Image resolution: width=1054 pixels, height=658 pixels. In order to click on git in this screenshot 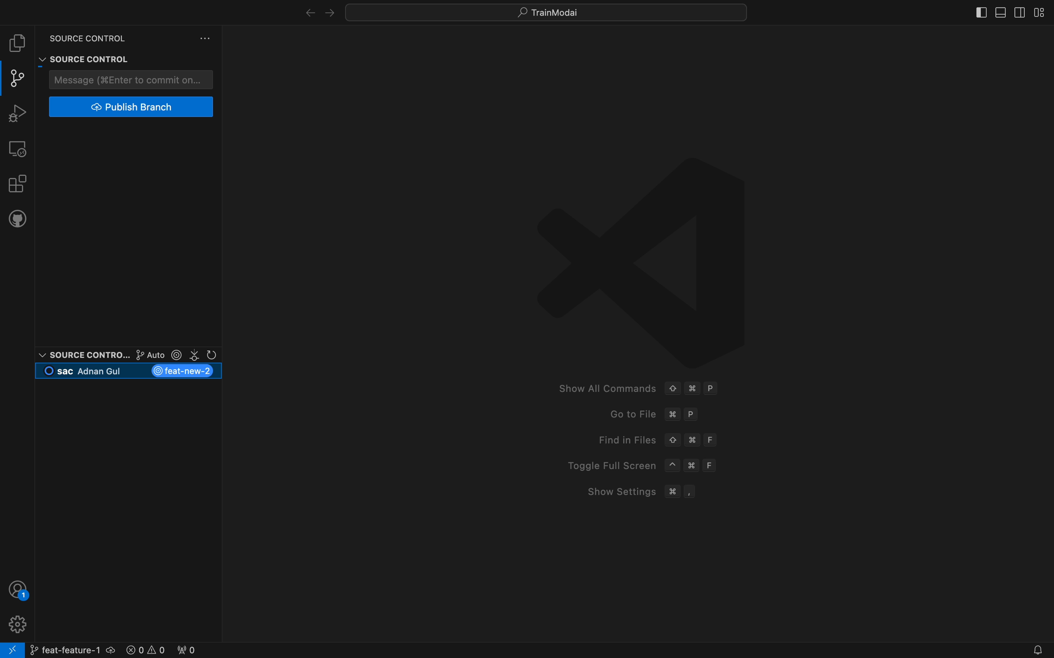, I will do `click(19, 78)`.